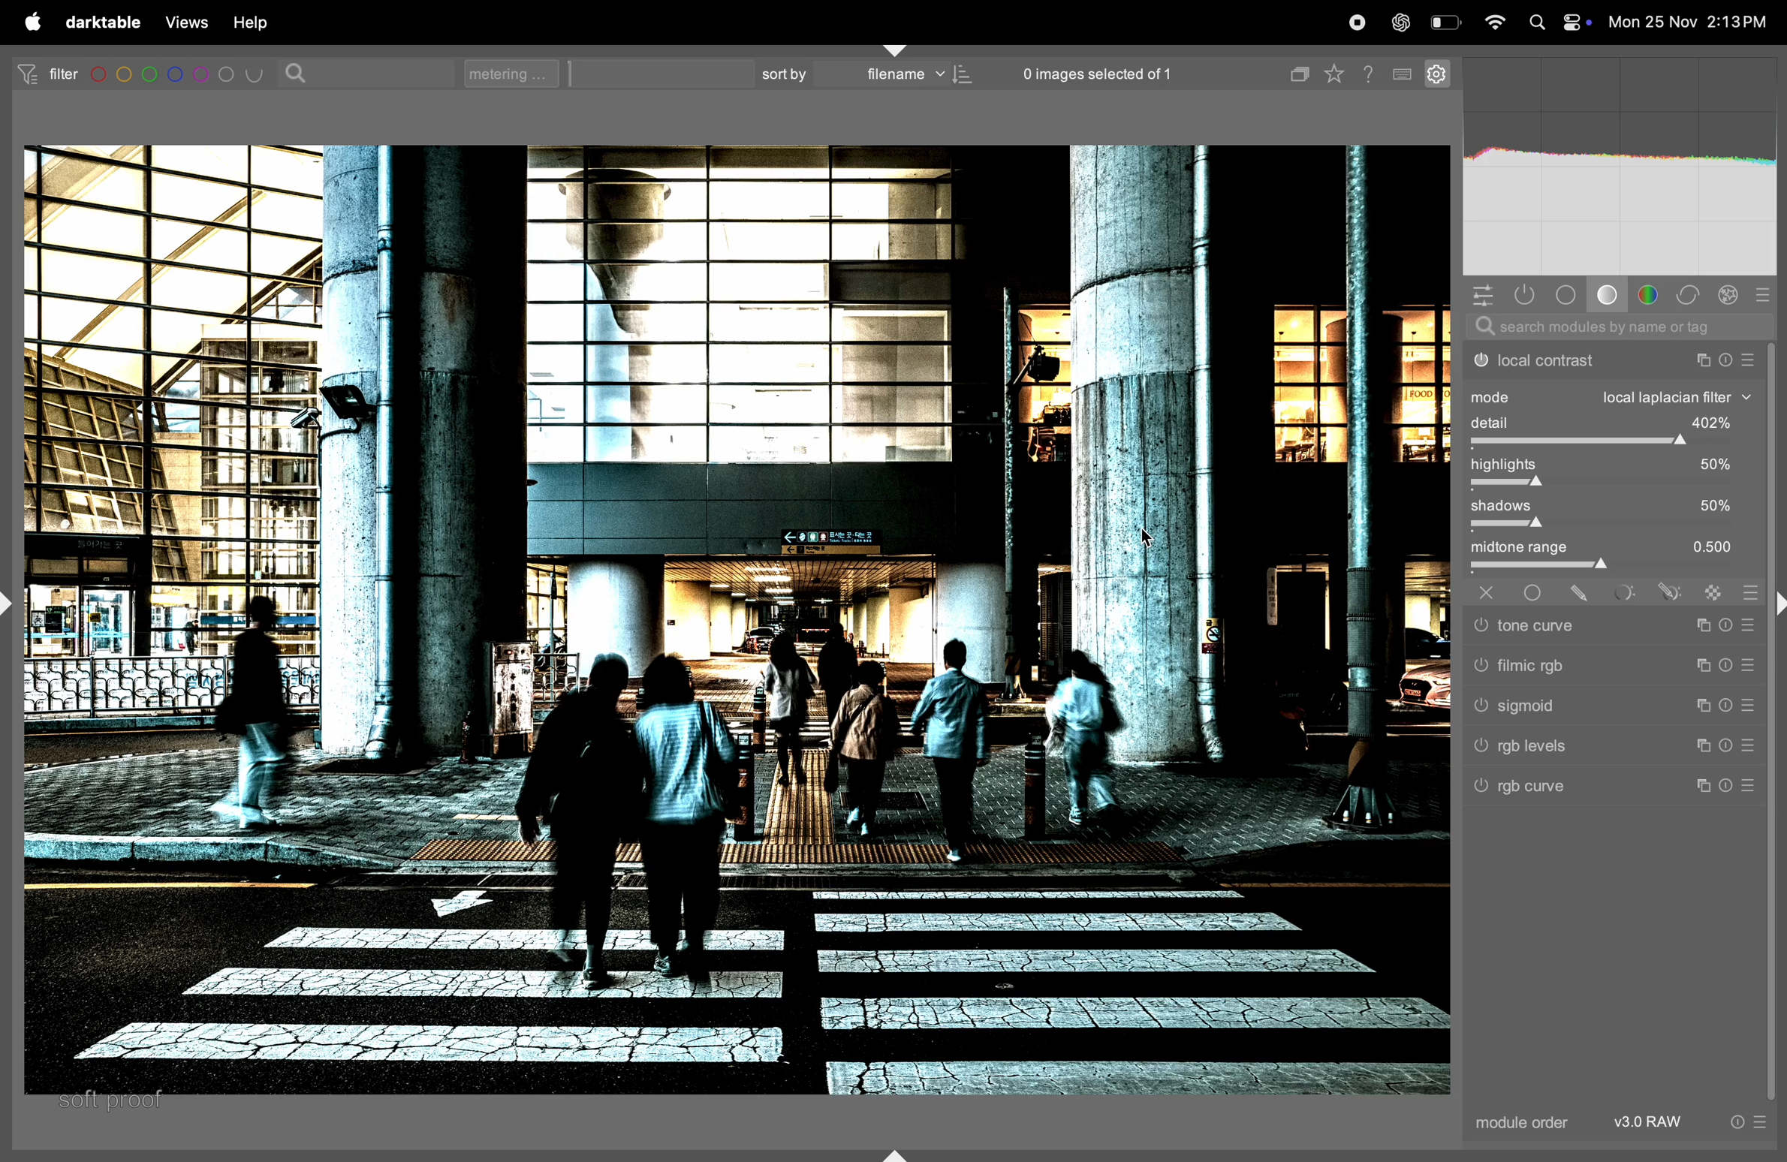  I want to click on spotlight search, so click(1535, 24).